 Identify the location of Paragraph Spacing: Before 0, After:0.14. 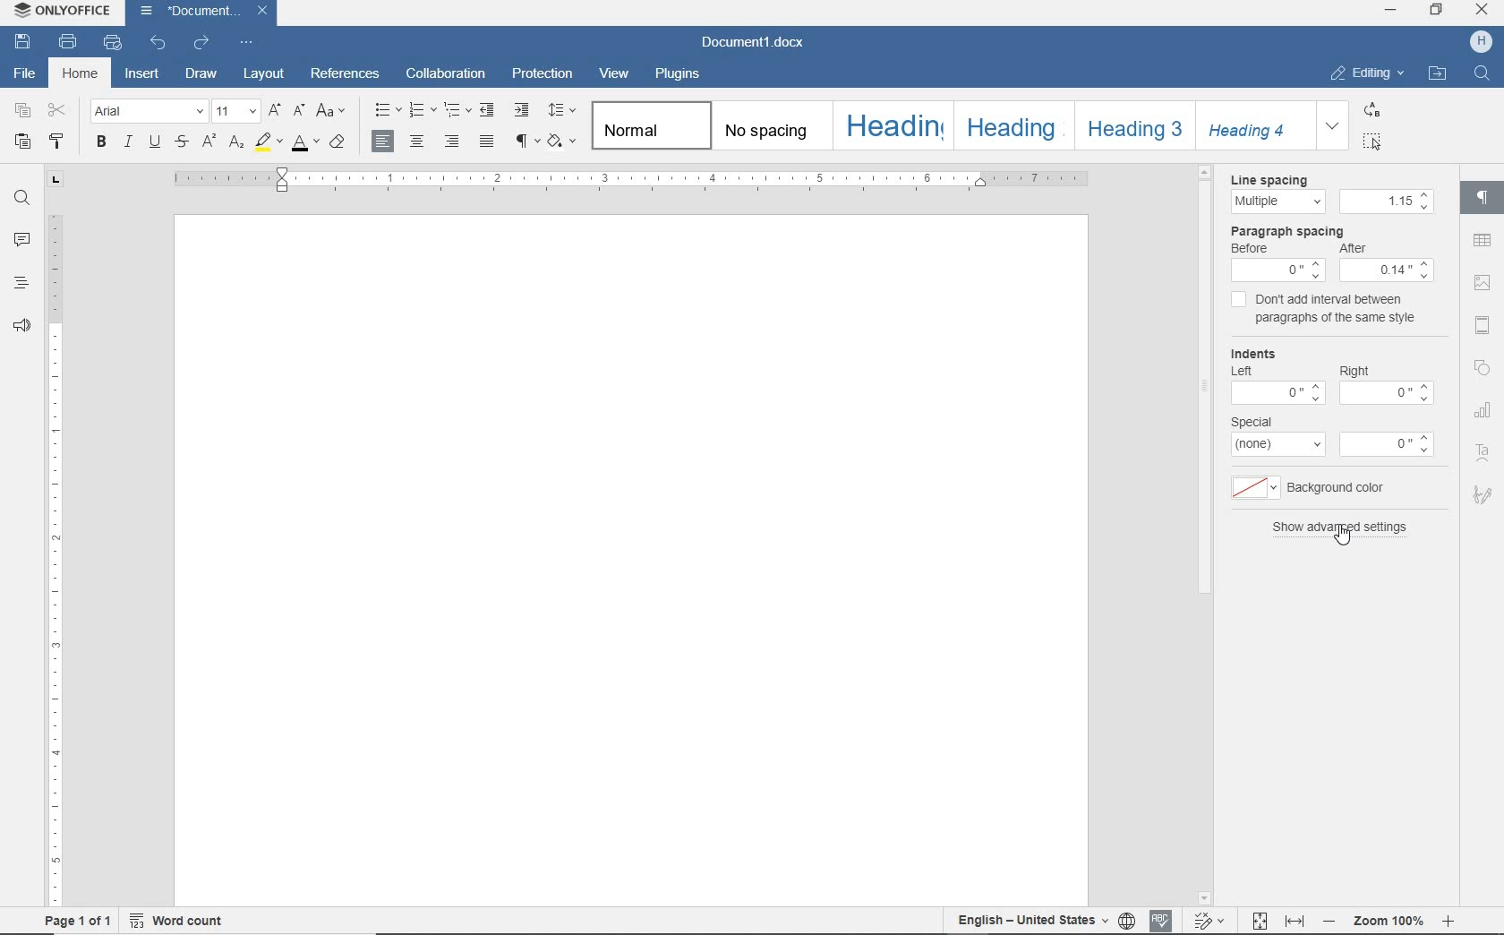
(1324, 254).